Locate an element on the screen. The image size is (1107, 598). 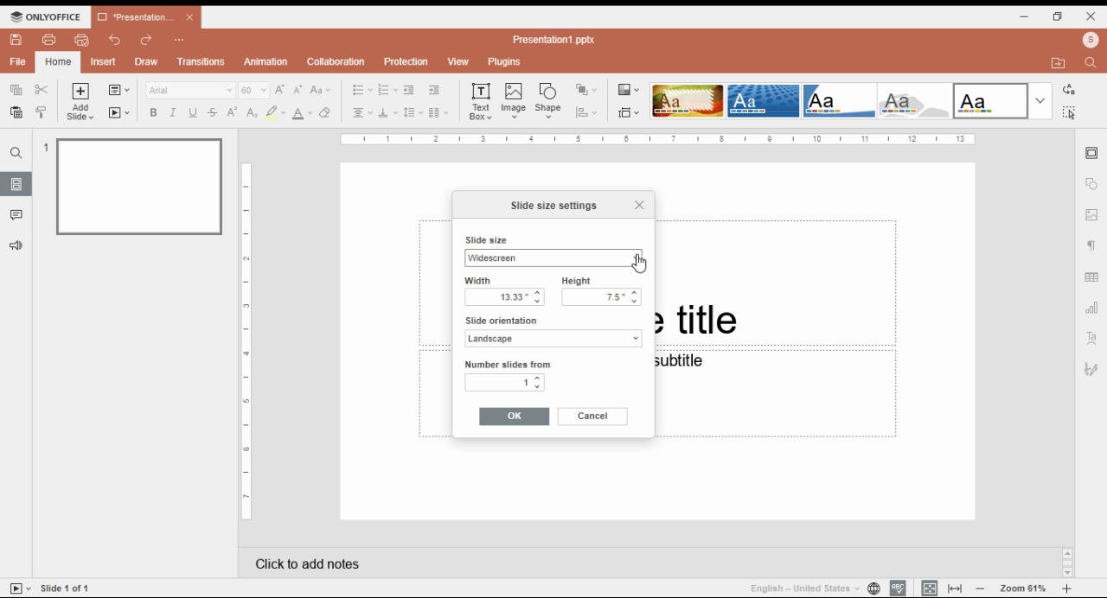
highlight color is located at coordinates (275, 112).